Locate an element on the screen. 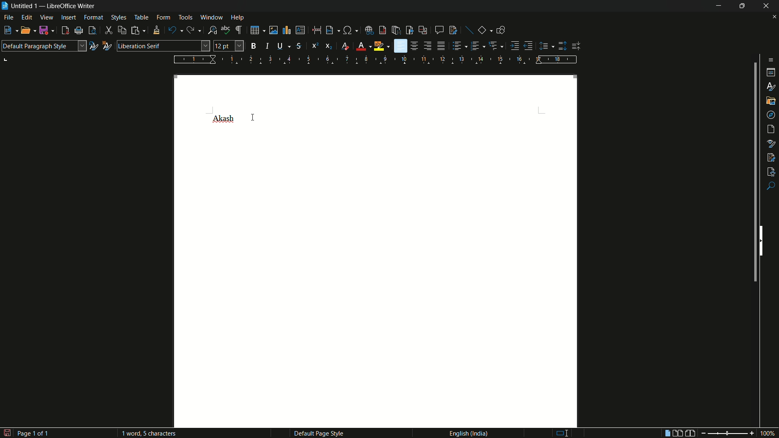  style inspector is located at coordinates (771, 143).